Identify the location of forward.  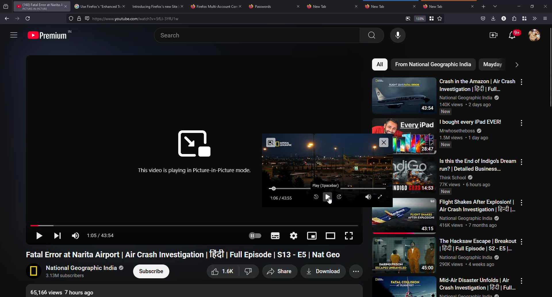
(17, 18).